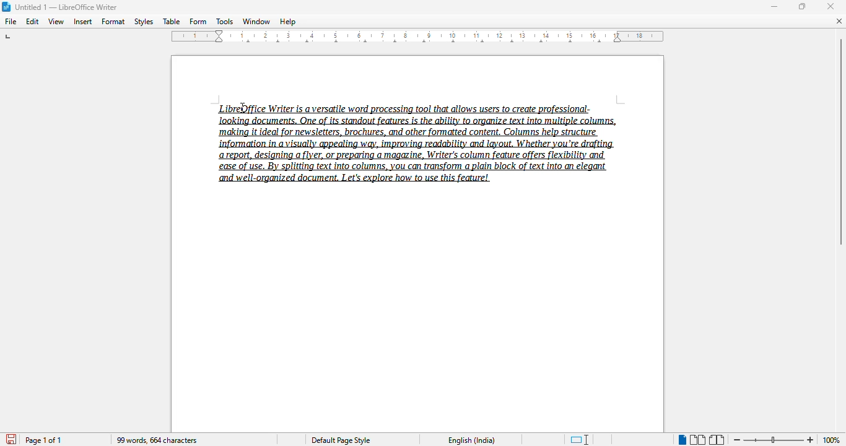  What do you see at coordinates (429, 145) in the screenshot?
I see ` LibreOffice Writer is a versatile word processing tool that allows users to create professional-‘making it ideal for newsletters, brochures, and other formatted content, Columns help structure report, designing a flyer, or preparing a magazine, Writer's column feature offers flexibility and ease of use. By splitting text into columns, you can transform a plain block of text into an elegant and well-organized document. Let's explore how to use this feature!` at bounding box center [429, 145].